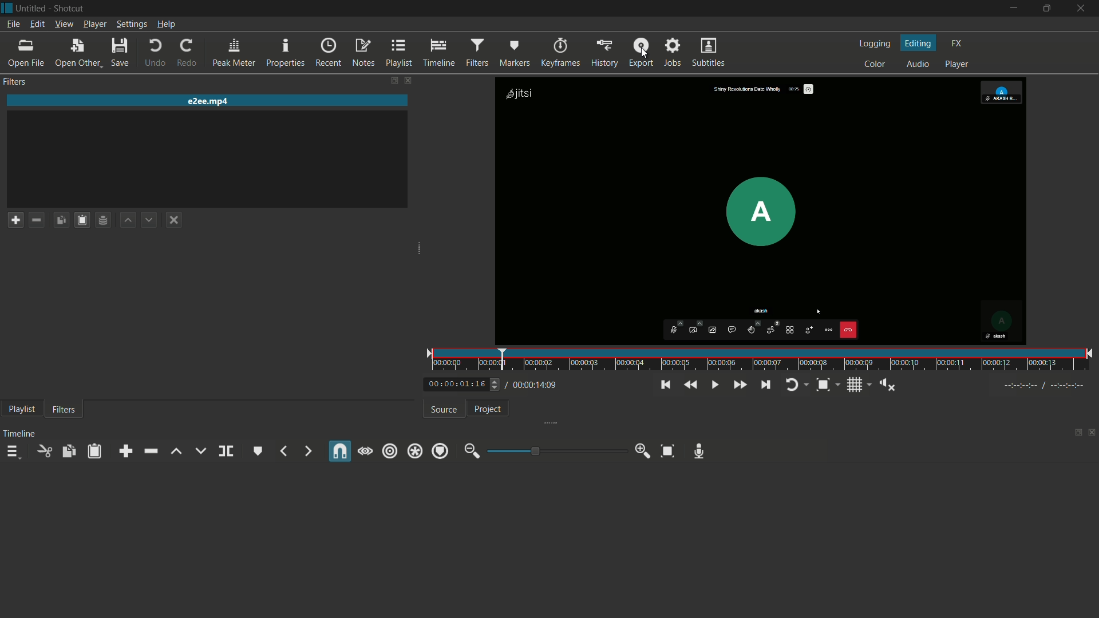  What do you see at coordinates (454, 384) in the screenshot?
I see `current time` at bounding box center [454, 384].